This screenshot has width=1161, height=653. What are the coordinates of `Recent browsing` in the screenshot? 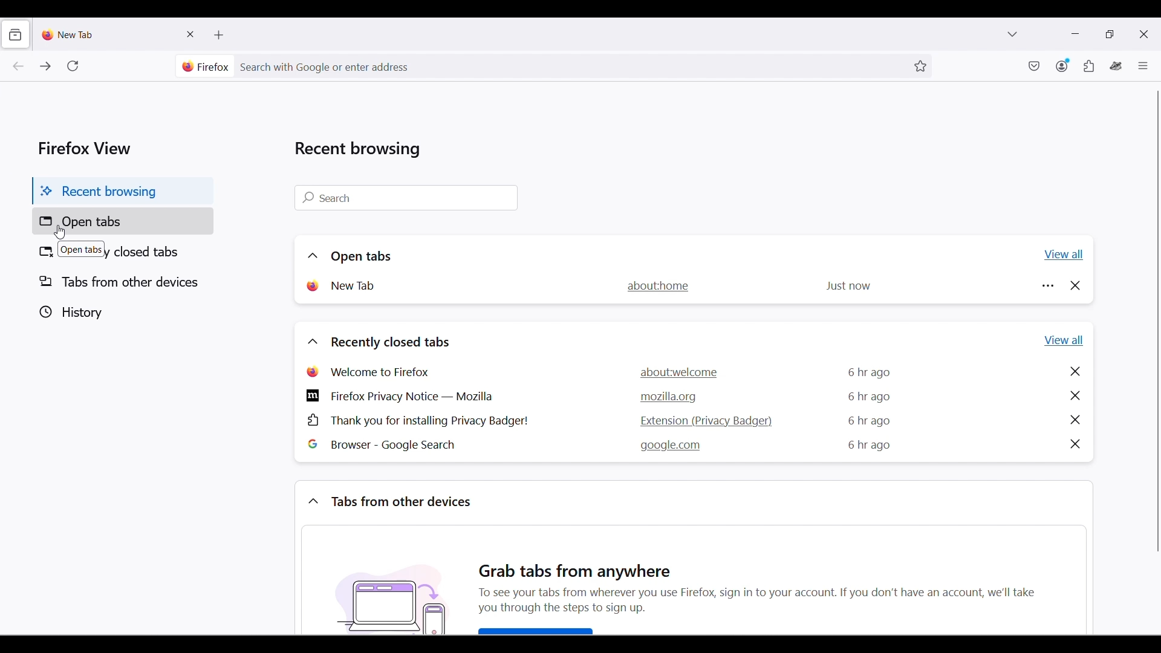 It's located at (122, 192).